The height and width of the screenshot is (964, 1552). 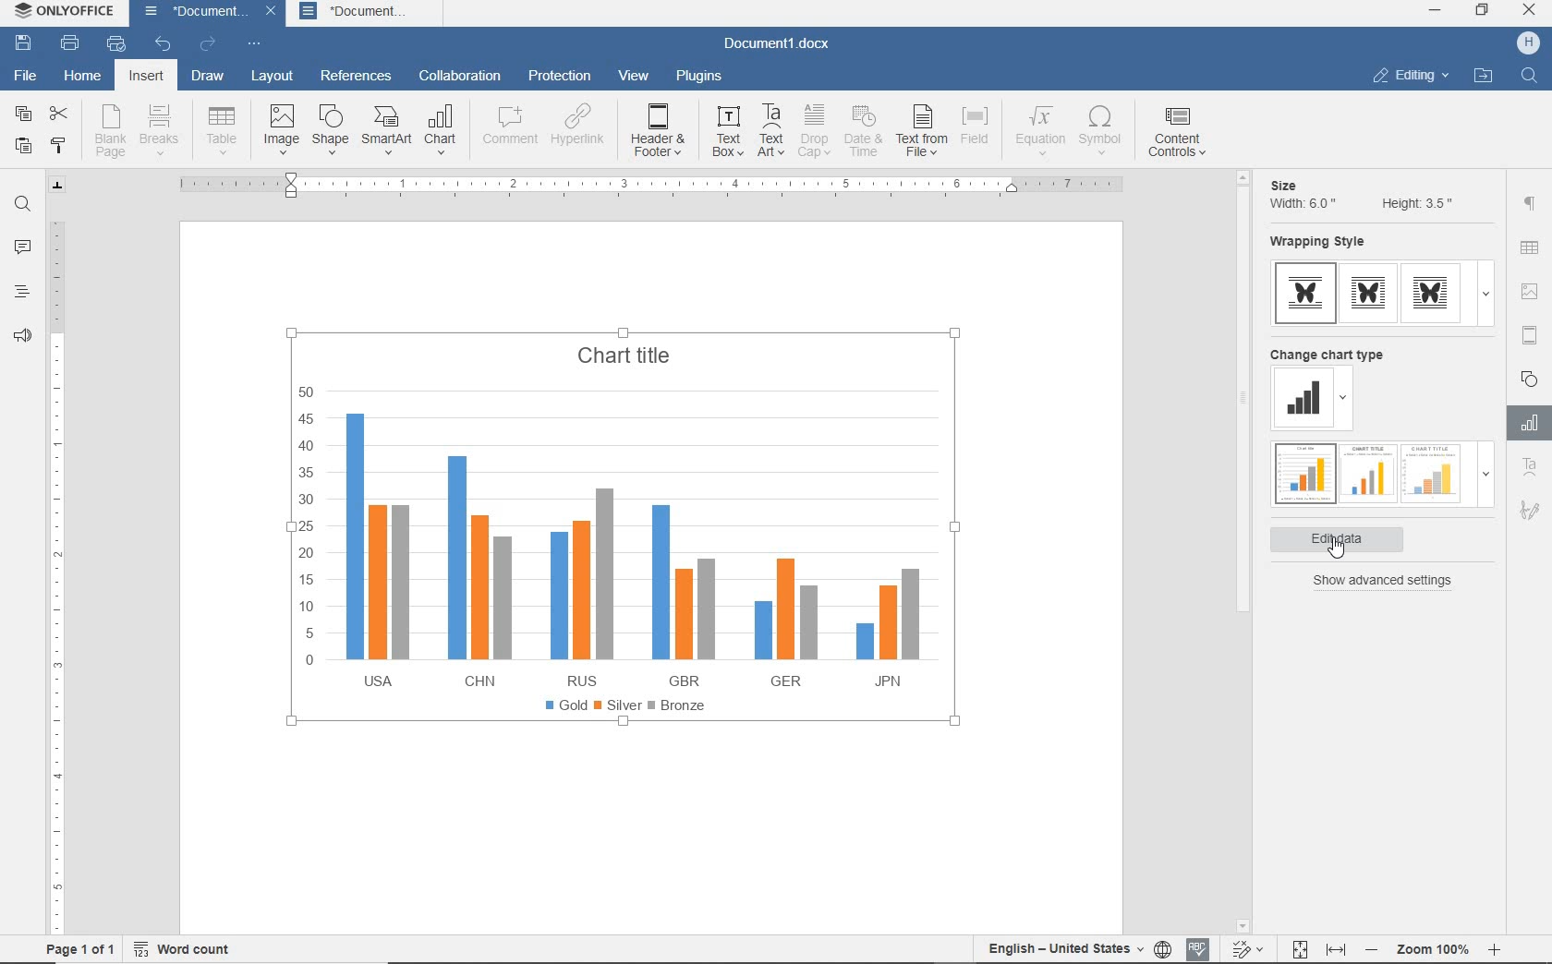 I want to click on cut, so click(x=60, y=112).